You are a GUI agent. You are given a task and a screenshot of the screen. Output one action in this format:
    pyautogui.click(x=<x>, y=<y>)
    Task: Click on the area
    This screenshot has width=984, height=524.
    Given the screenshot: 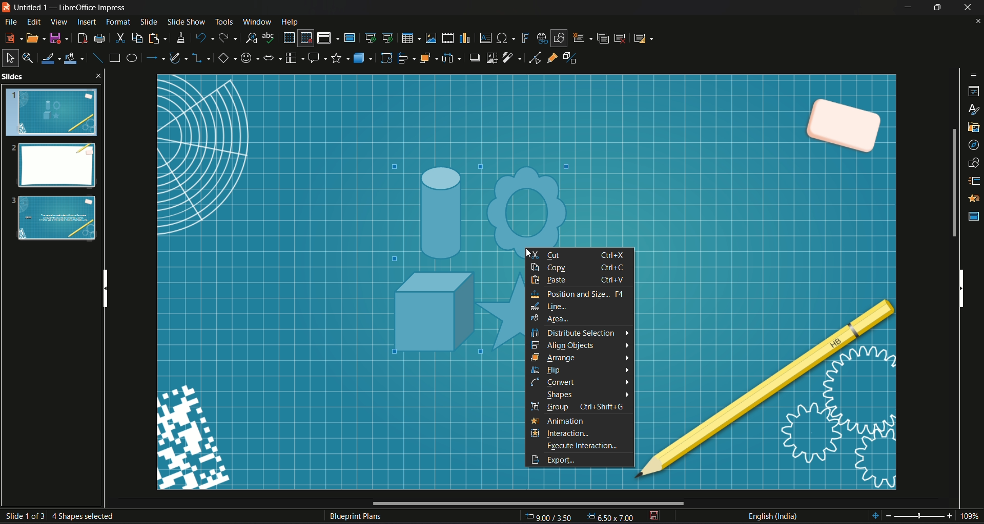 What is the action you would take?
    pyautogui.click(x=551, y=318)
    